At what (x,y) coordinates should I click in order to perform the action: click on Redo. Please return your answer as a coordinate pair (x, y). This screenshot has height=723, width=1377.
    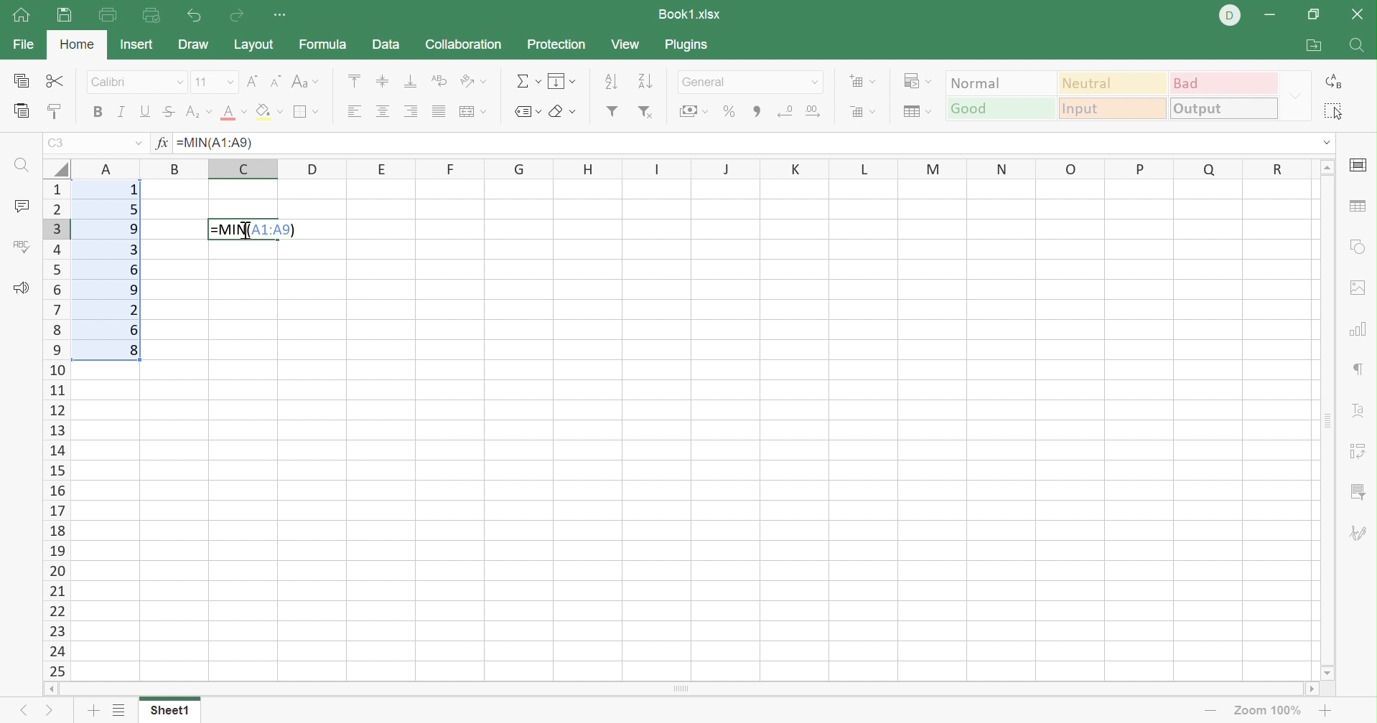
    Looking at the image, I should click on (234, 16).